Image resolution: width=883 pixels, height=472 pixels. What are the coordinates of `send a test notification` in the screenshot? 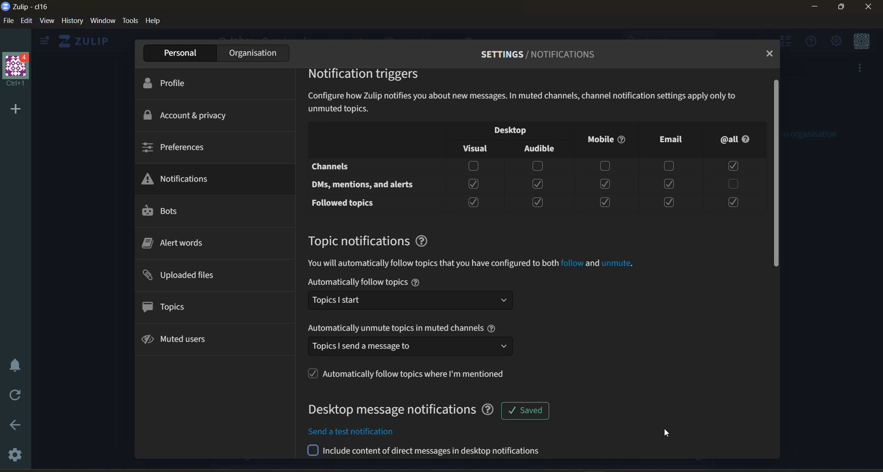 It's located at (429, 453).